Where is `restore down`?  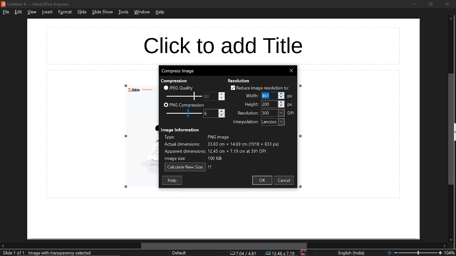 restore down is located at coordinates (431, 4).